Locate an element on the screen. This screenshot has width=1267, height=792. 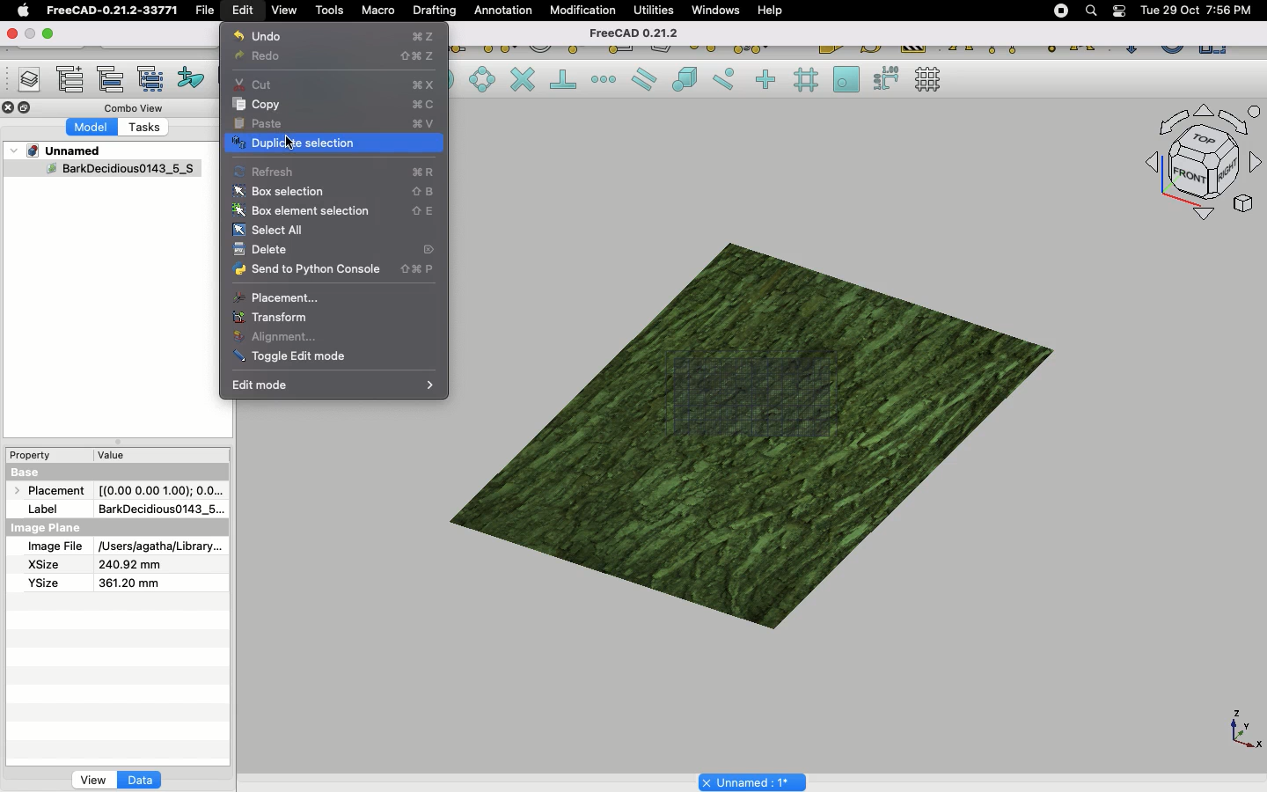
Snap grid is located at coordinates (808, 80).